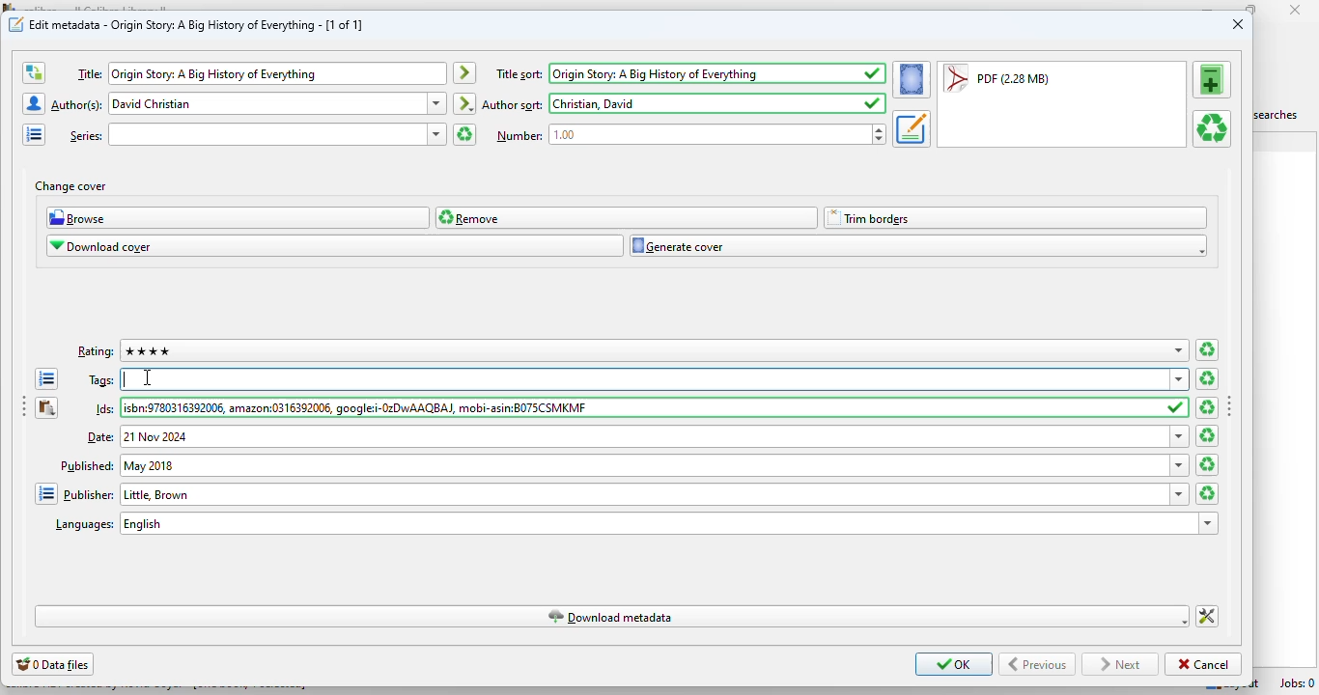  Describe the element at coordinates (1211, 79) in the screenshot. I see `add a format to this book` at that location.